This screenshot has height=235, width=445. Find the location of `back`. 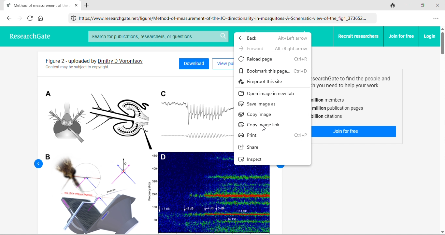

back is located at coordinates (9, 18).